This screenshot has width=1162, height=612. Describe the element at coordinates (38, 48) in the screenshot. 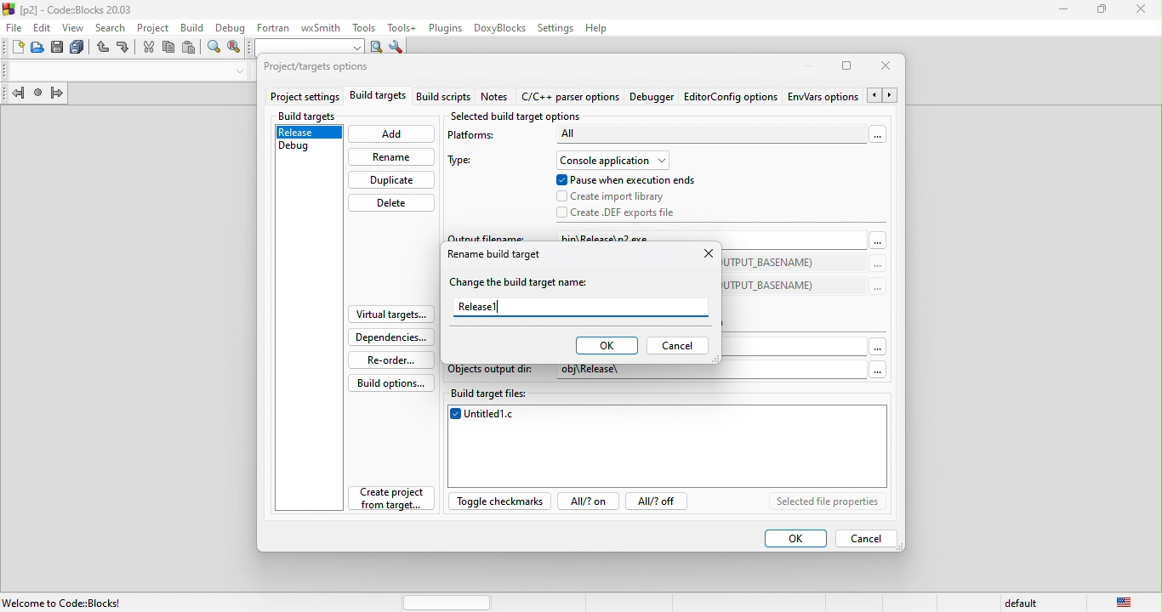

I see `open` at that location.